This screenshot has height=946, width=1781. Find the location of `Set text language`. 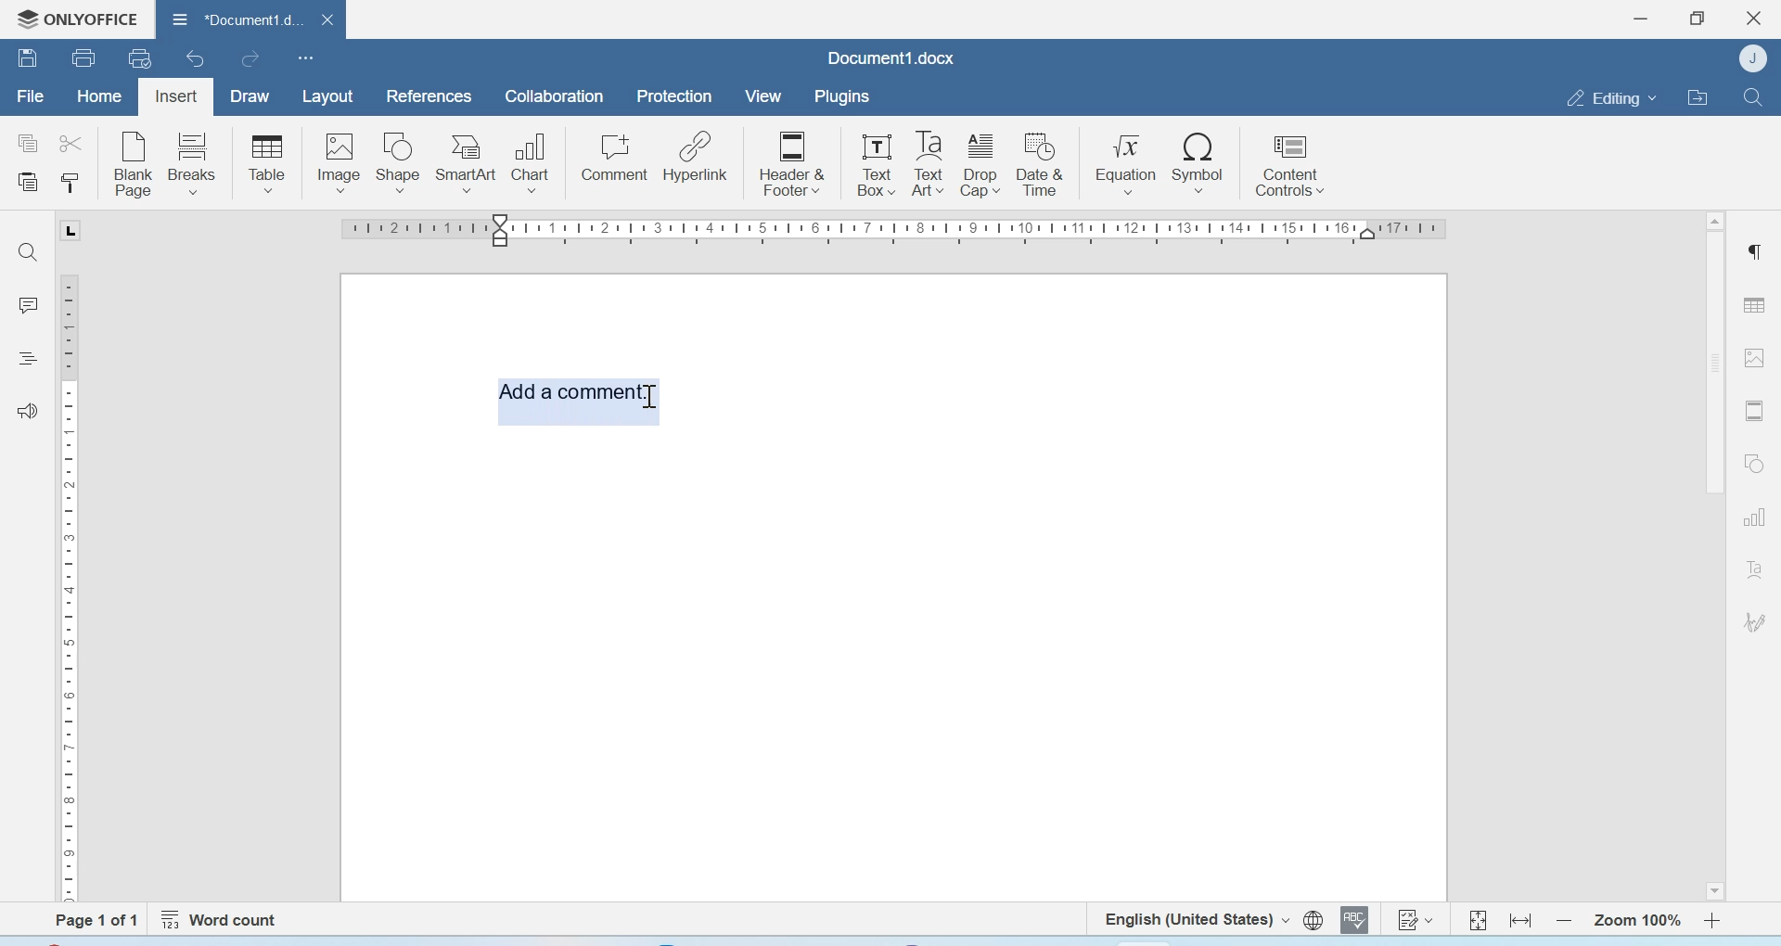

Set text language is located at coordinates (1194, 918).